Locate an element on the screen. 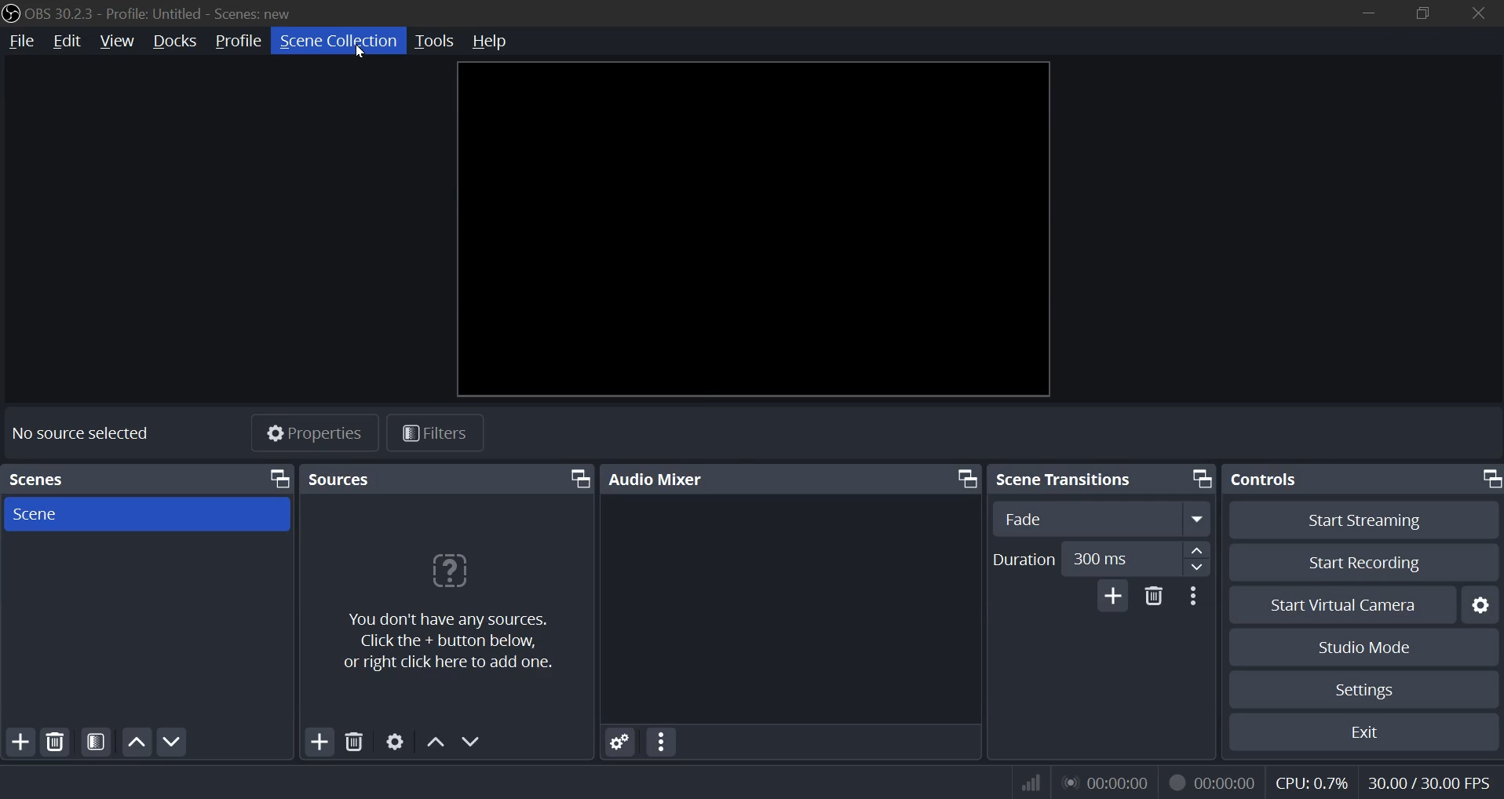  bring front is located at coordinates (279, 479).